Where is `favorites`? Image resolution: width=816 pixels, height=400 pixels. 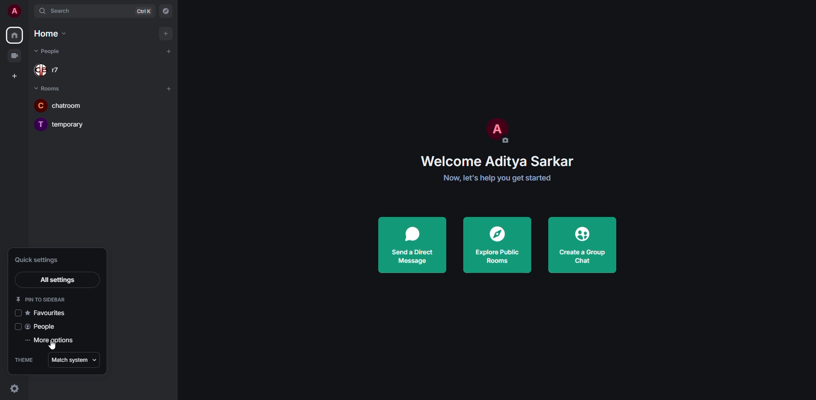 favorites is located at coordinates (47, 313).